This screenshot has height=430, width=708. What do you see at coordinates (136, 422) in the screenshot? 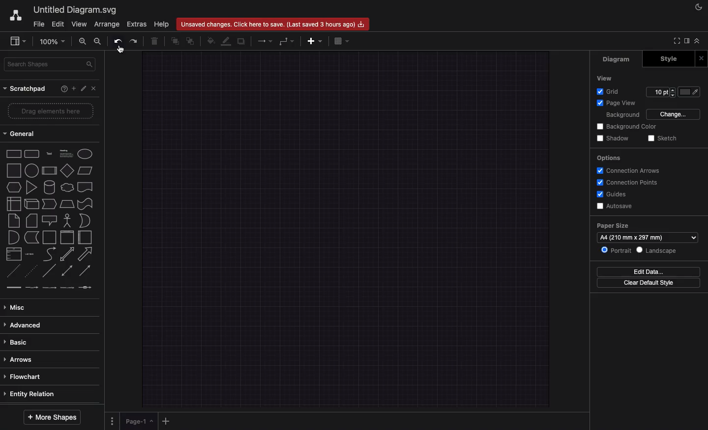
I see `page 1` at bounding box center [136, 422].